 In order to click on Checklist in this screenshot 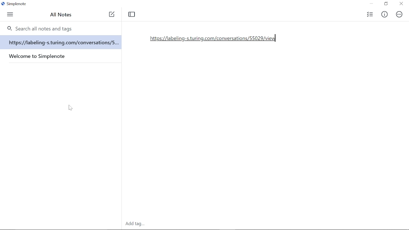, I will do `click(370, 15)`.